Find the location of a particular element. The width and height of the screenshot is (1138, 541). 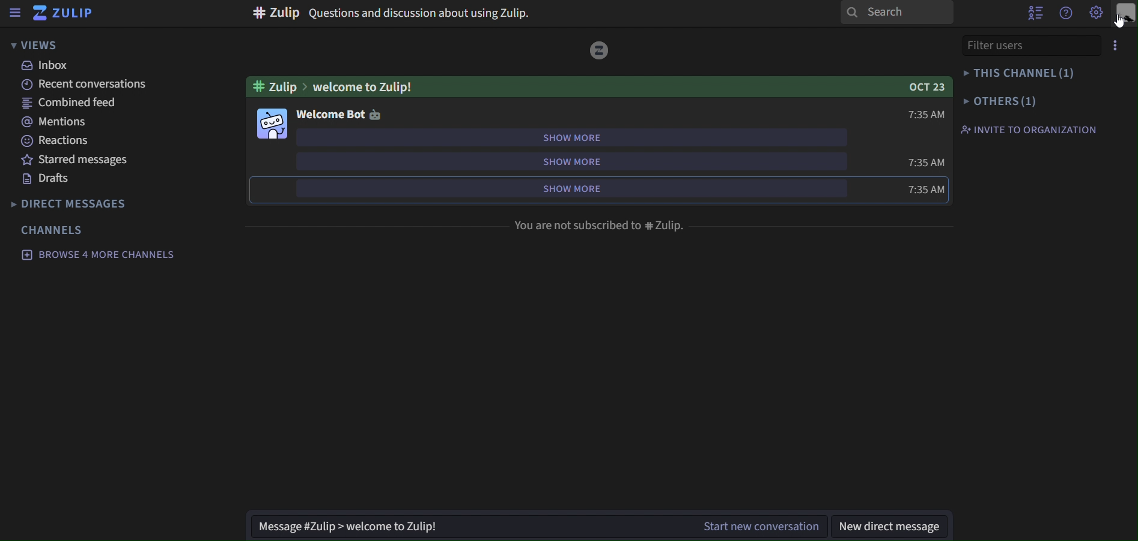

welcome to Zulip! is located at coordinates (368, 86).